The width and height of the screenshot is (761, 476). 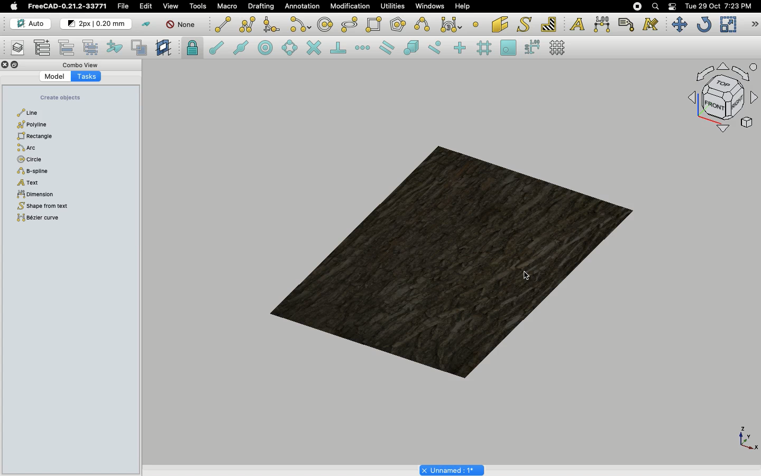 I want to click on Ellipse, so click(x=348, y=24).